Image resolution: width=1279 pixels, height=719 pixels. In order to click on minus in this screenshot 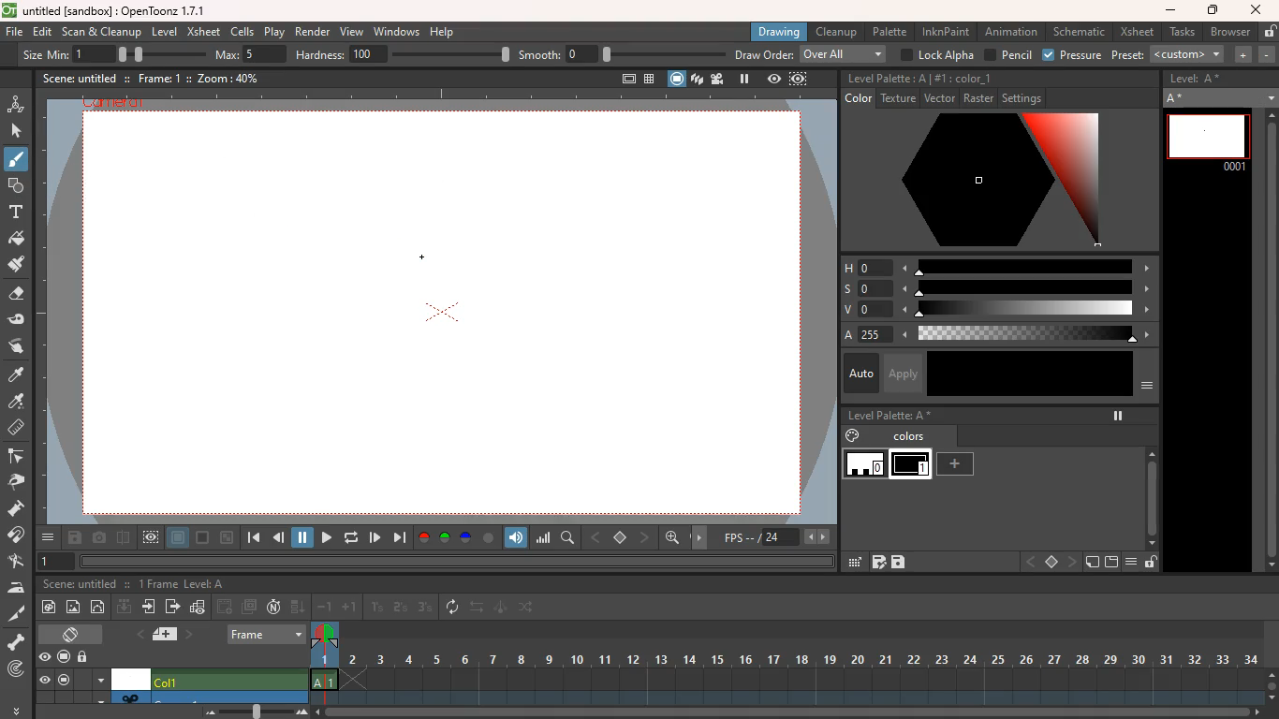, I will do `click(1267, 54)`.